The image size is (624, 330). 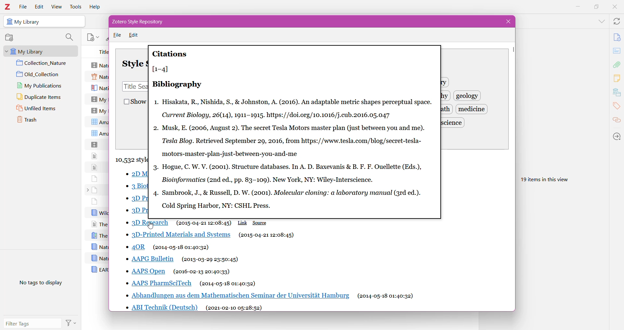 I want to click on (2014-05-18 01:40:32), so click(x=228, y=284).